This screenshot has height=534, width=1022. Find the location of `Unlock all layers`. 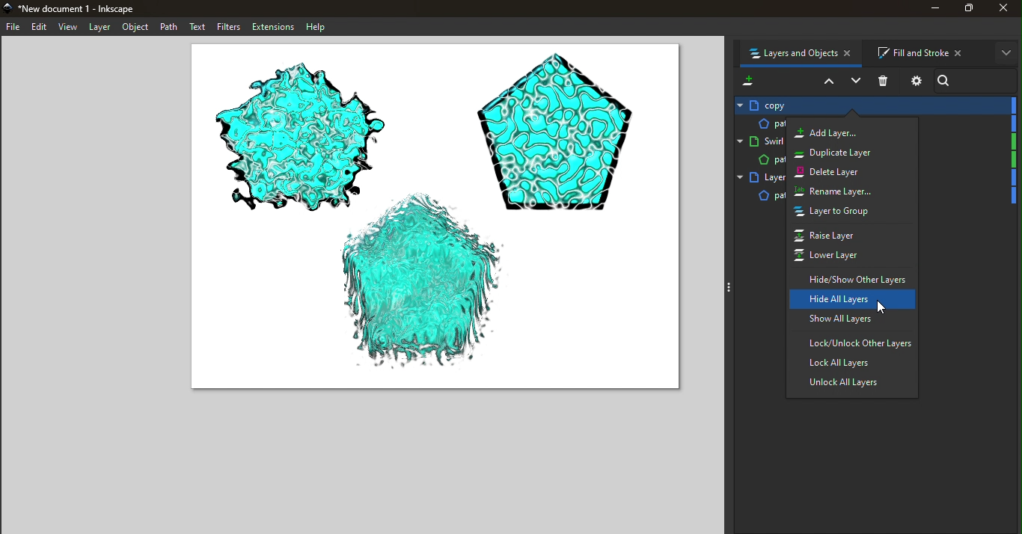

Unlock all layers is located at coordinates (854, 383).